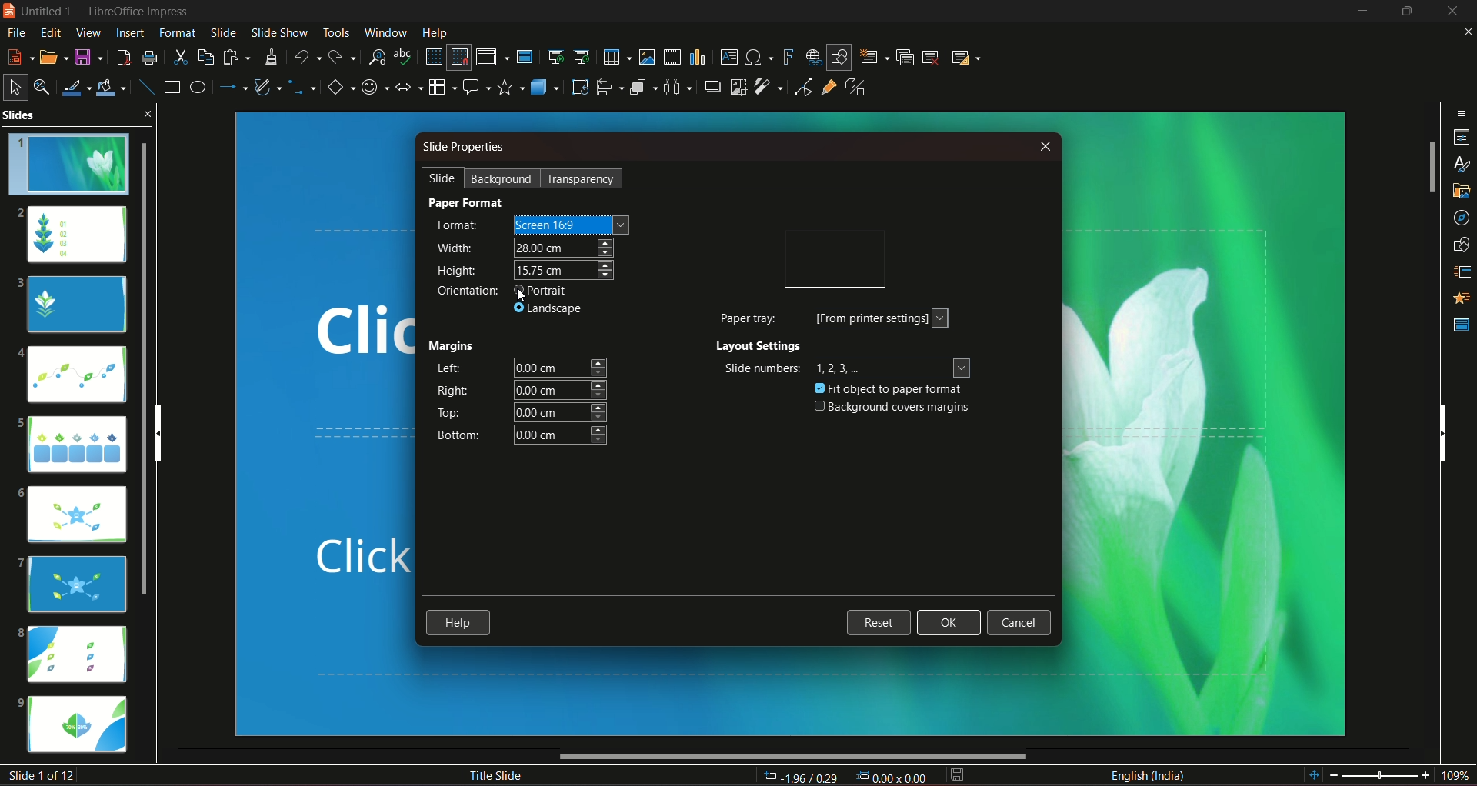 This screenshot has width=1477, height=786. Describe the element at coordinates (561, 389) in the screenshot. I see `right margin` at that location.